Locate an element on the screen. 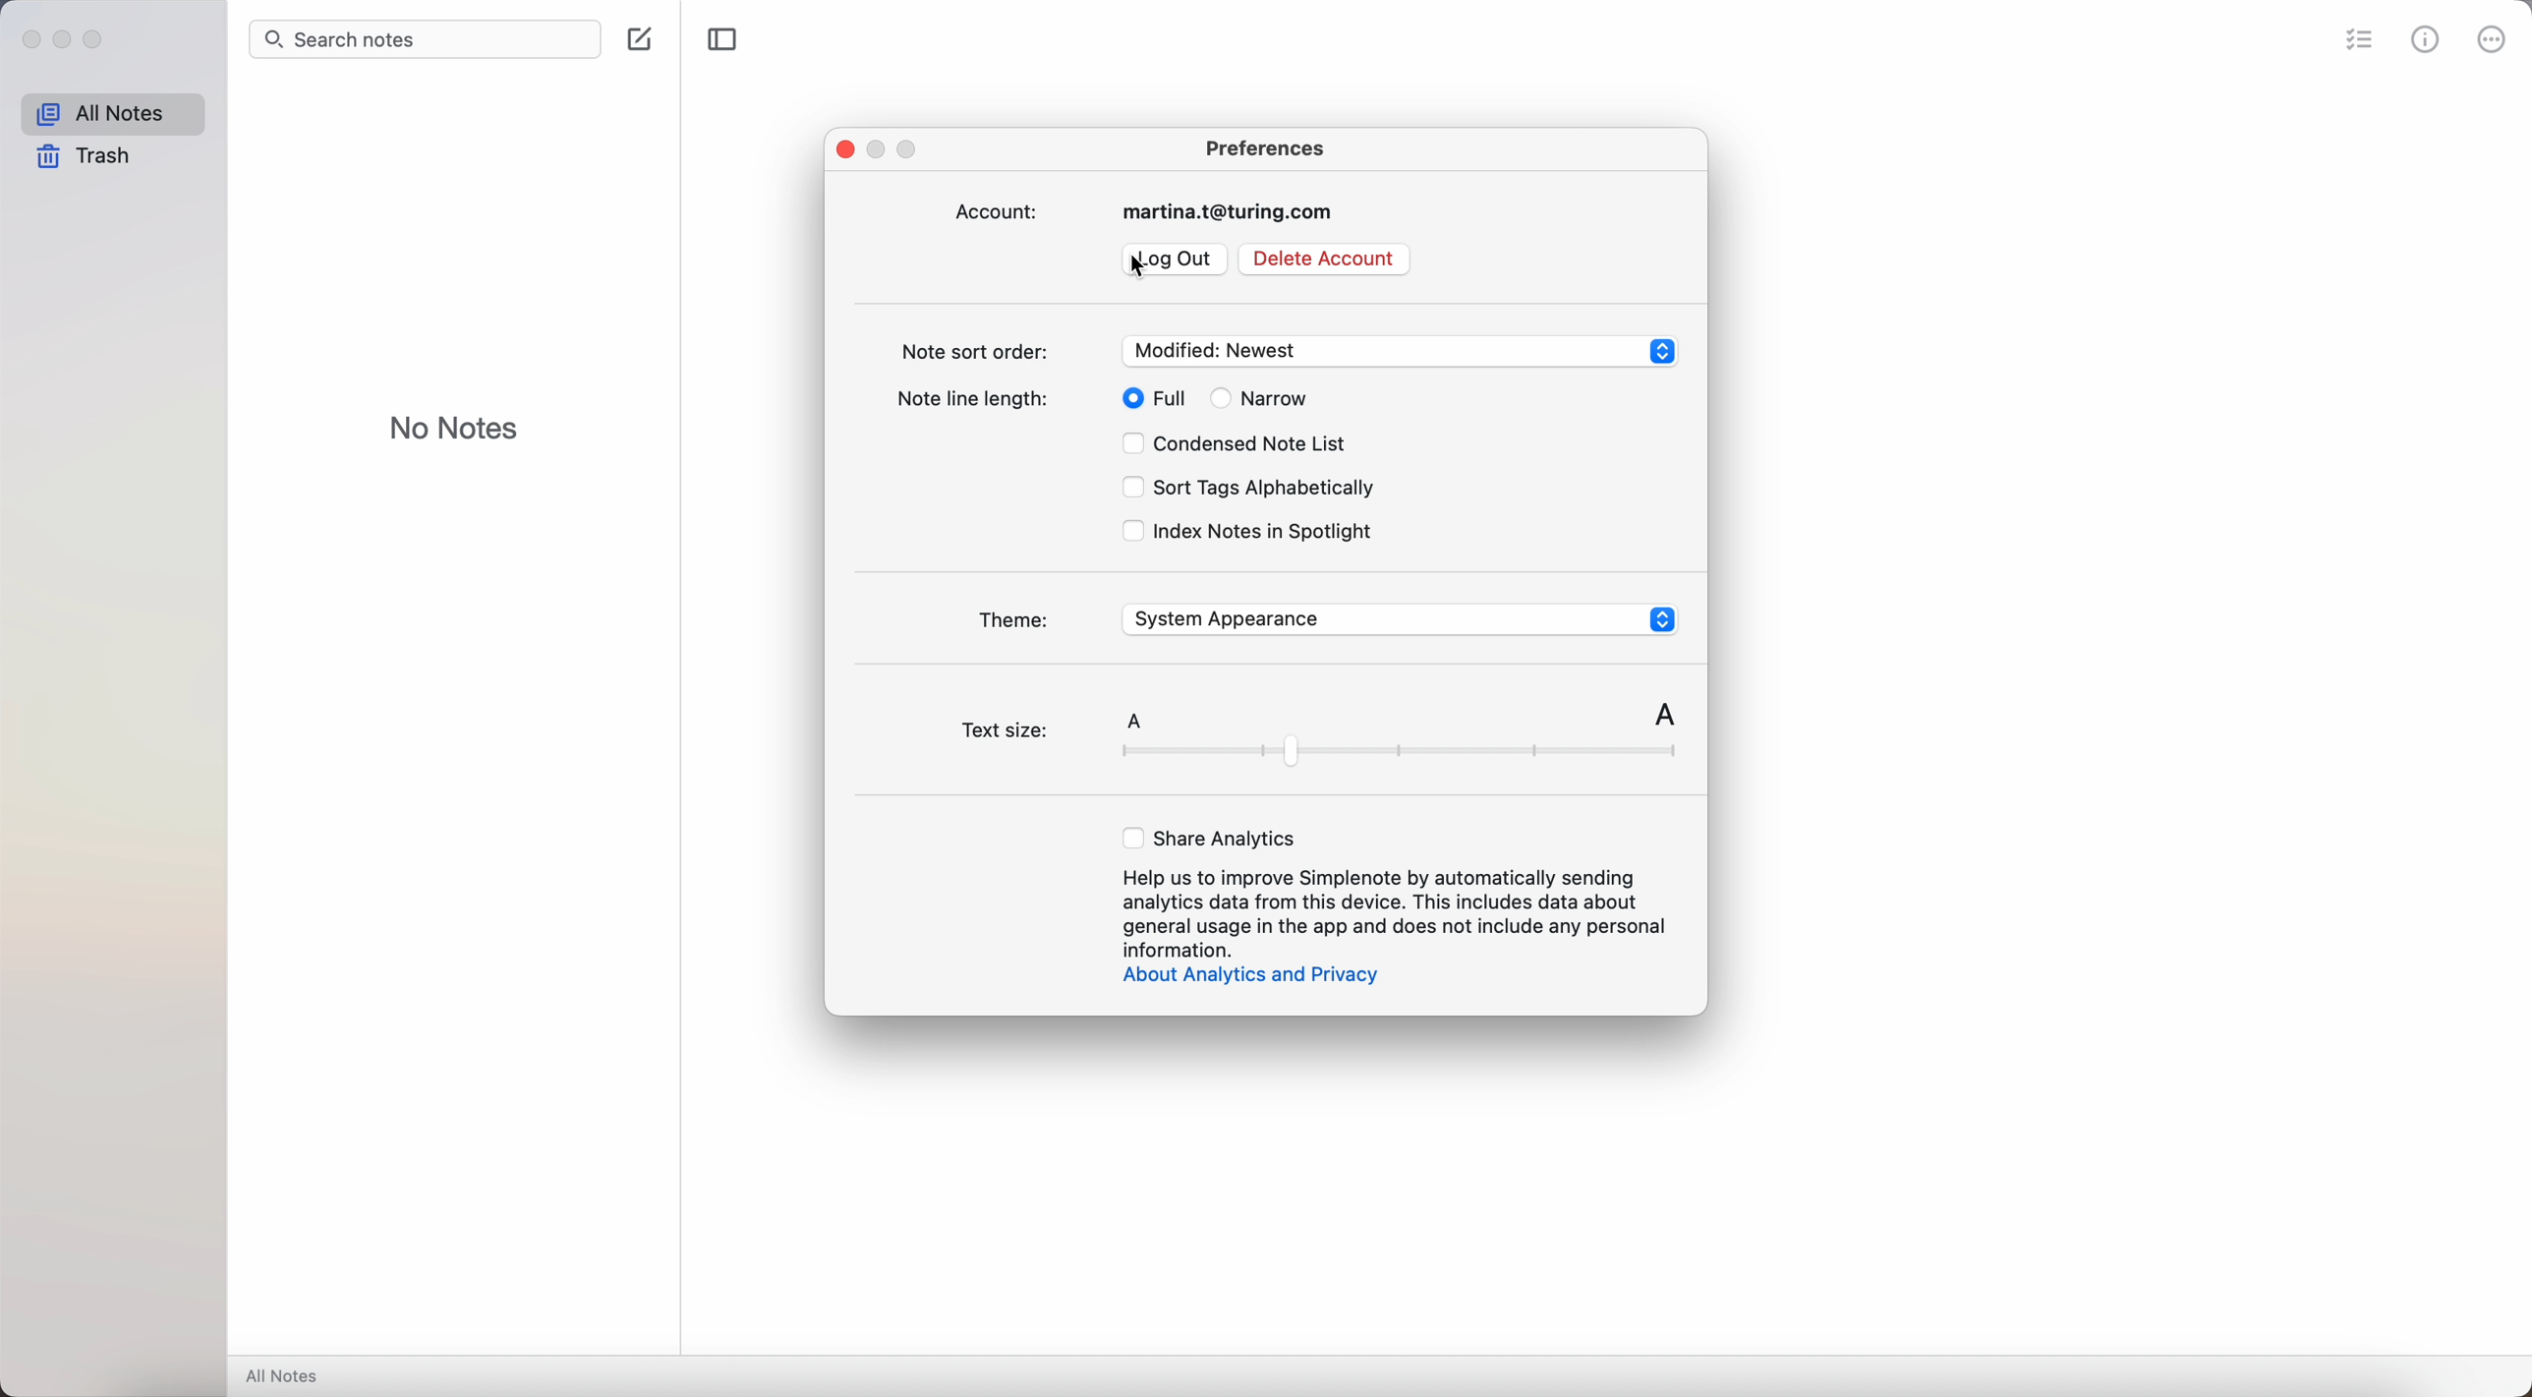 This screenshot has height=1397, width=2532. chrckbox is located at coordinates (1220, 400).